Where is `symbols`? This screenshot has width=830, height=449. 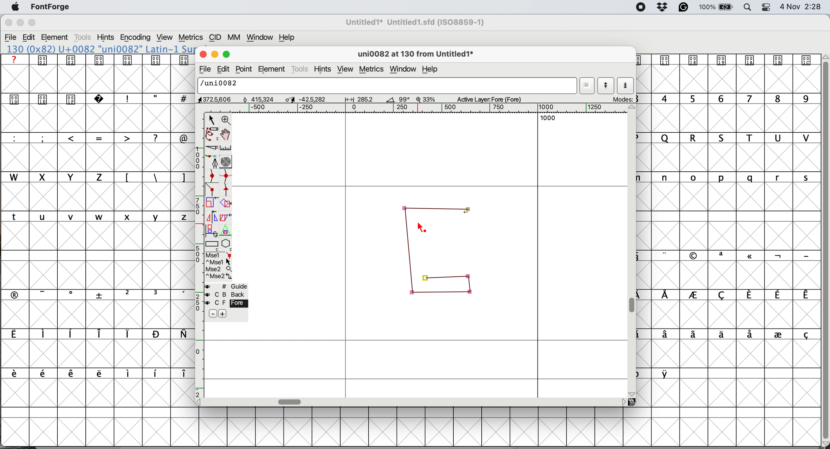 symbols is located at coordinates (736, 256).